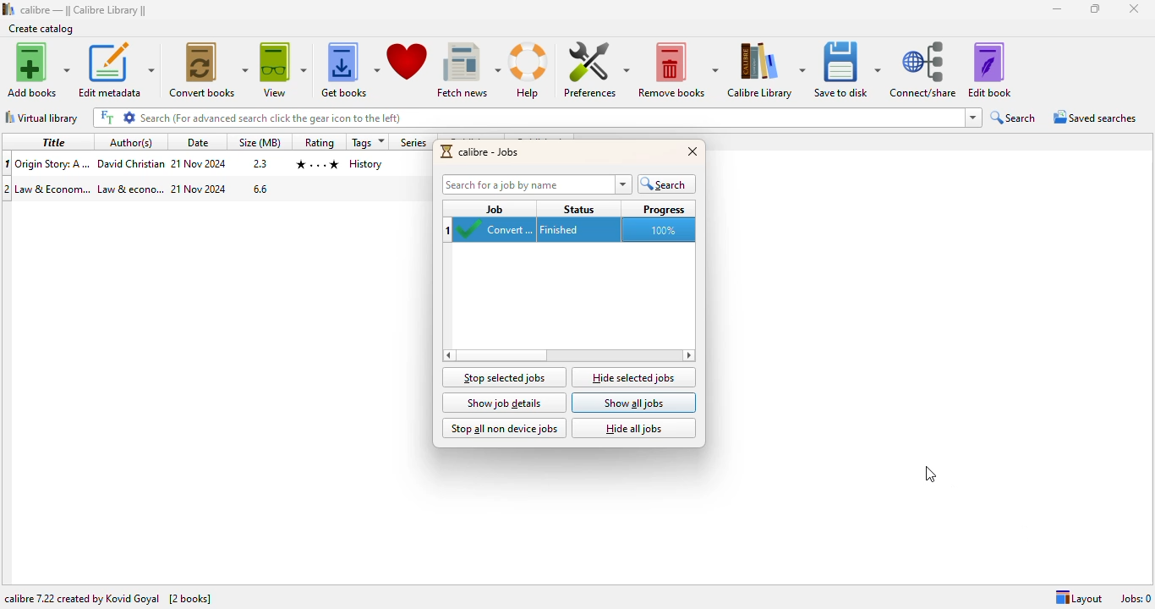 The width and height of the screenshot is (1155, 609). I want to click on view, so click(283, 69).